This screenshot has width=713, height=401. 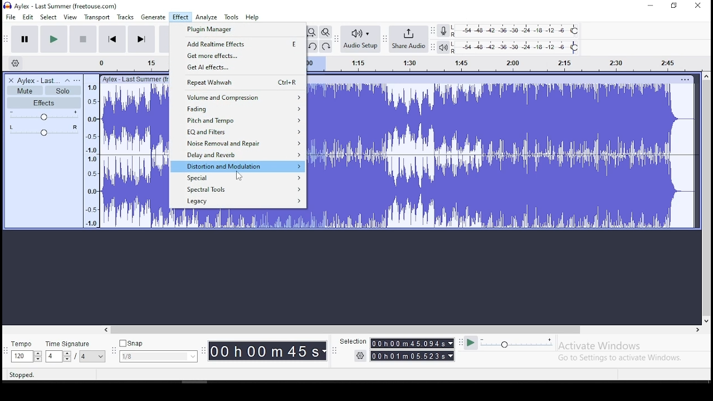 What do you see at coordinates (237, 120) in the screenshot?
I see `pitch and tempo` at bounding box center [237, 120].